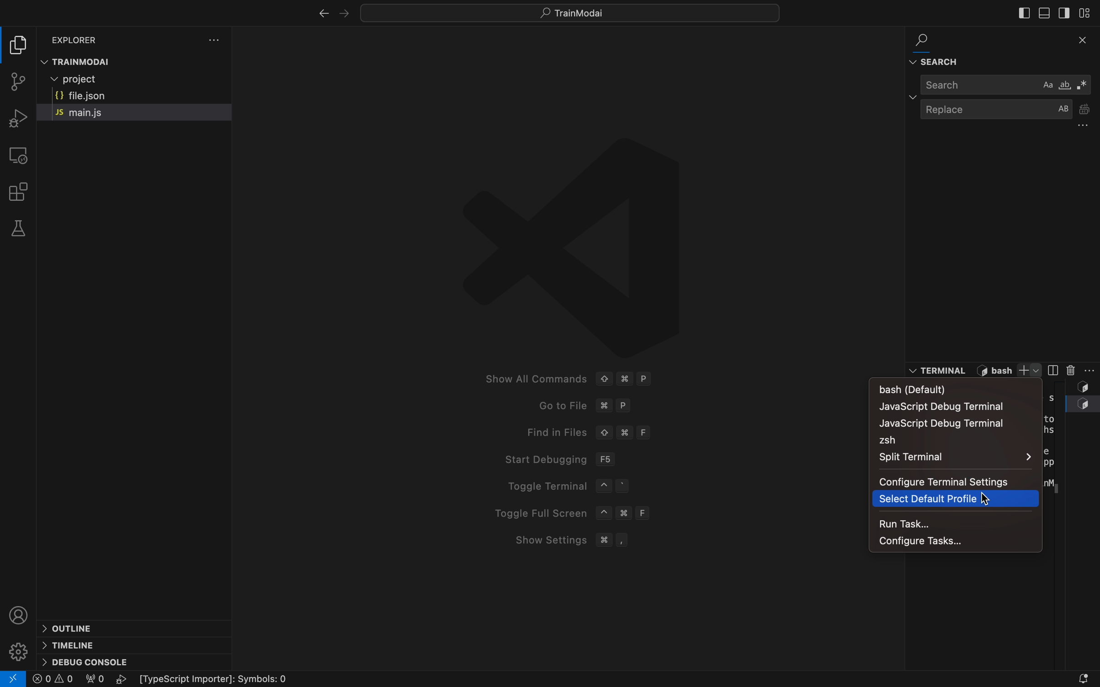  I want to click on folder, so click(20, 44).